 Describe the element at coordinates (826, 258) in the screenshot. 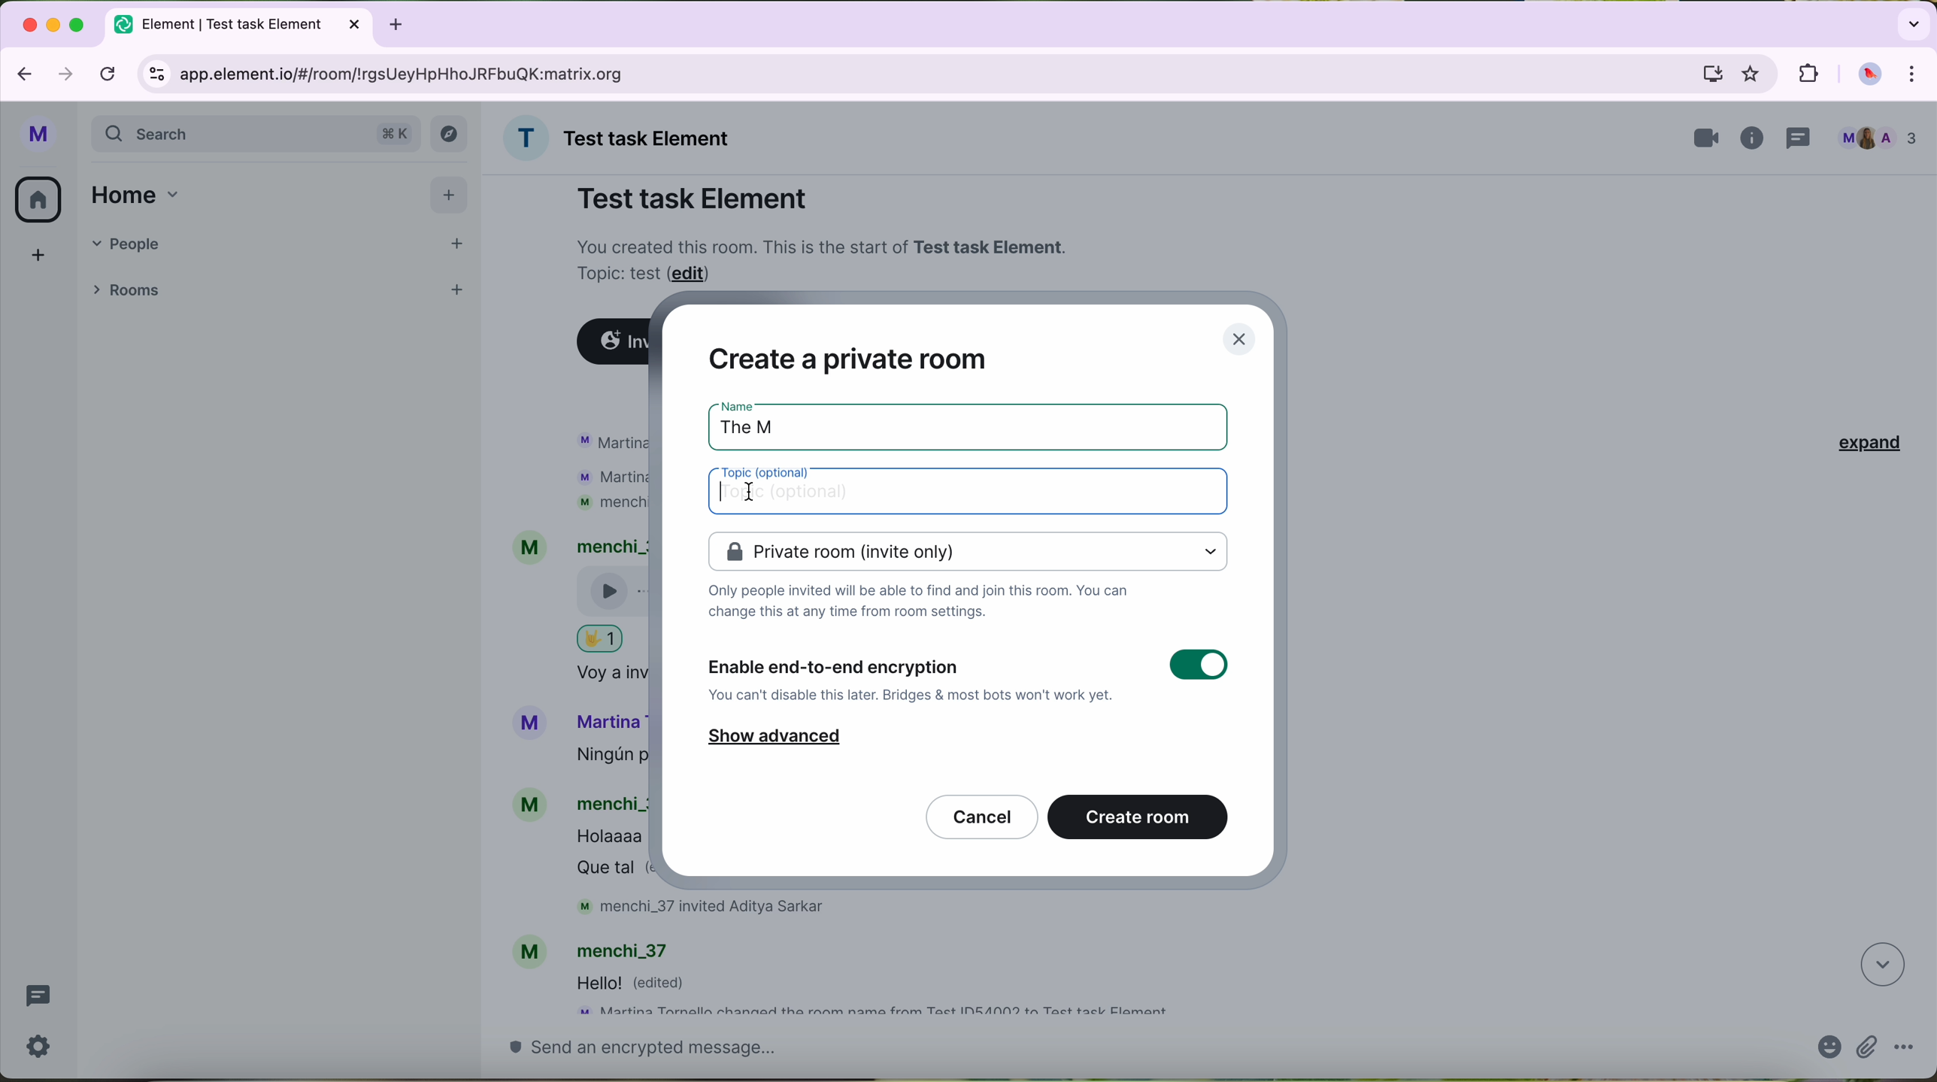

I see `note` at that location.